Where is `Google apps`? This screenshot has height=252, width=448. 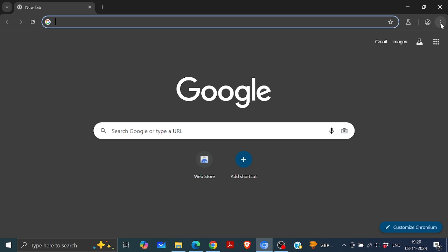 Google apps is located at coordinates (436, 42).